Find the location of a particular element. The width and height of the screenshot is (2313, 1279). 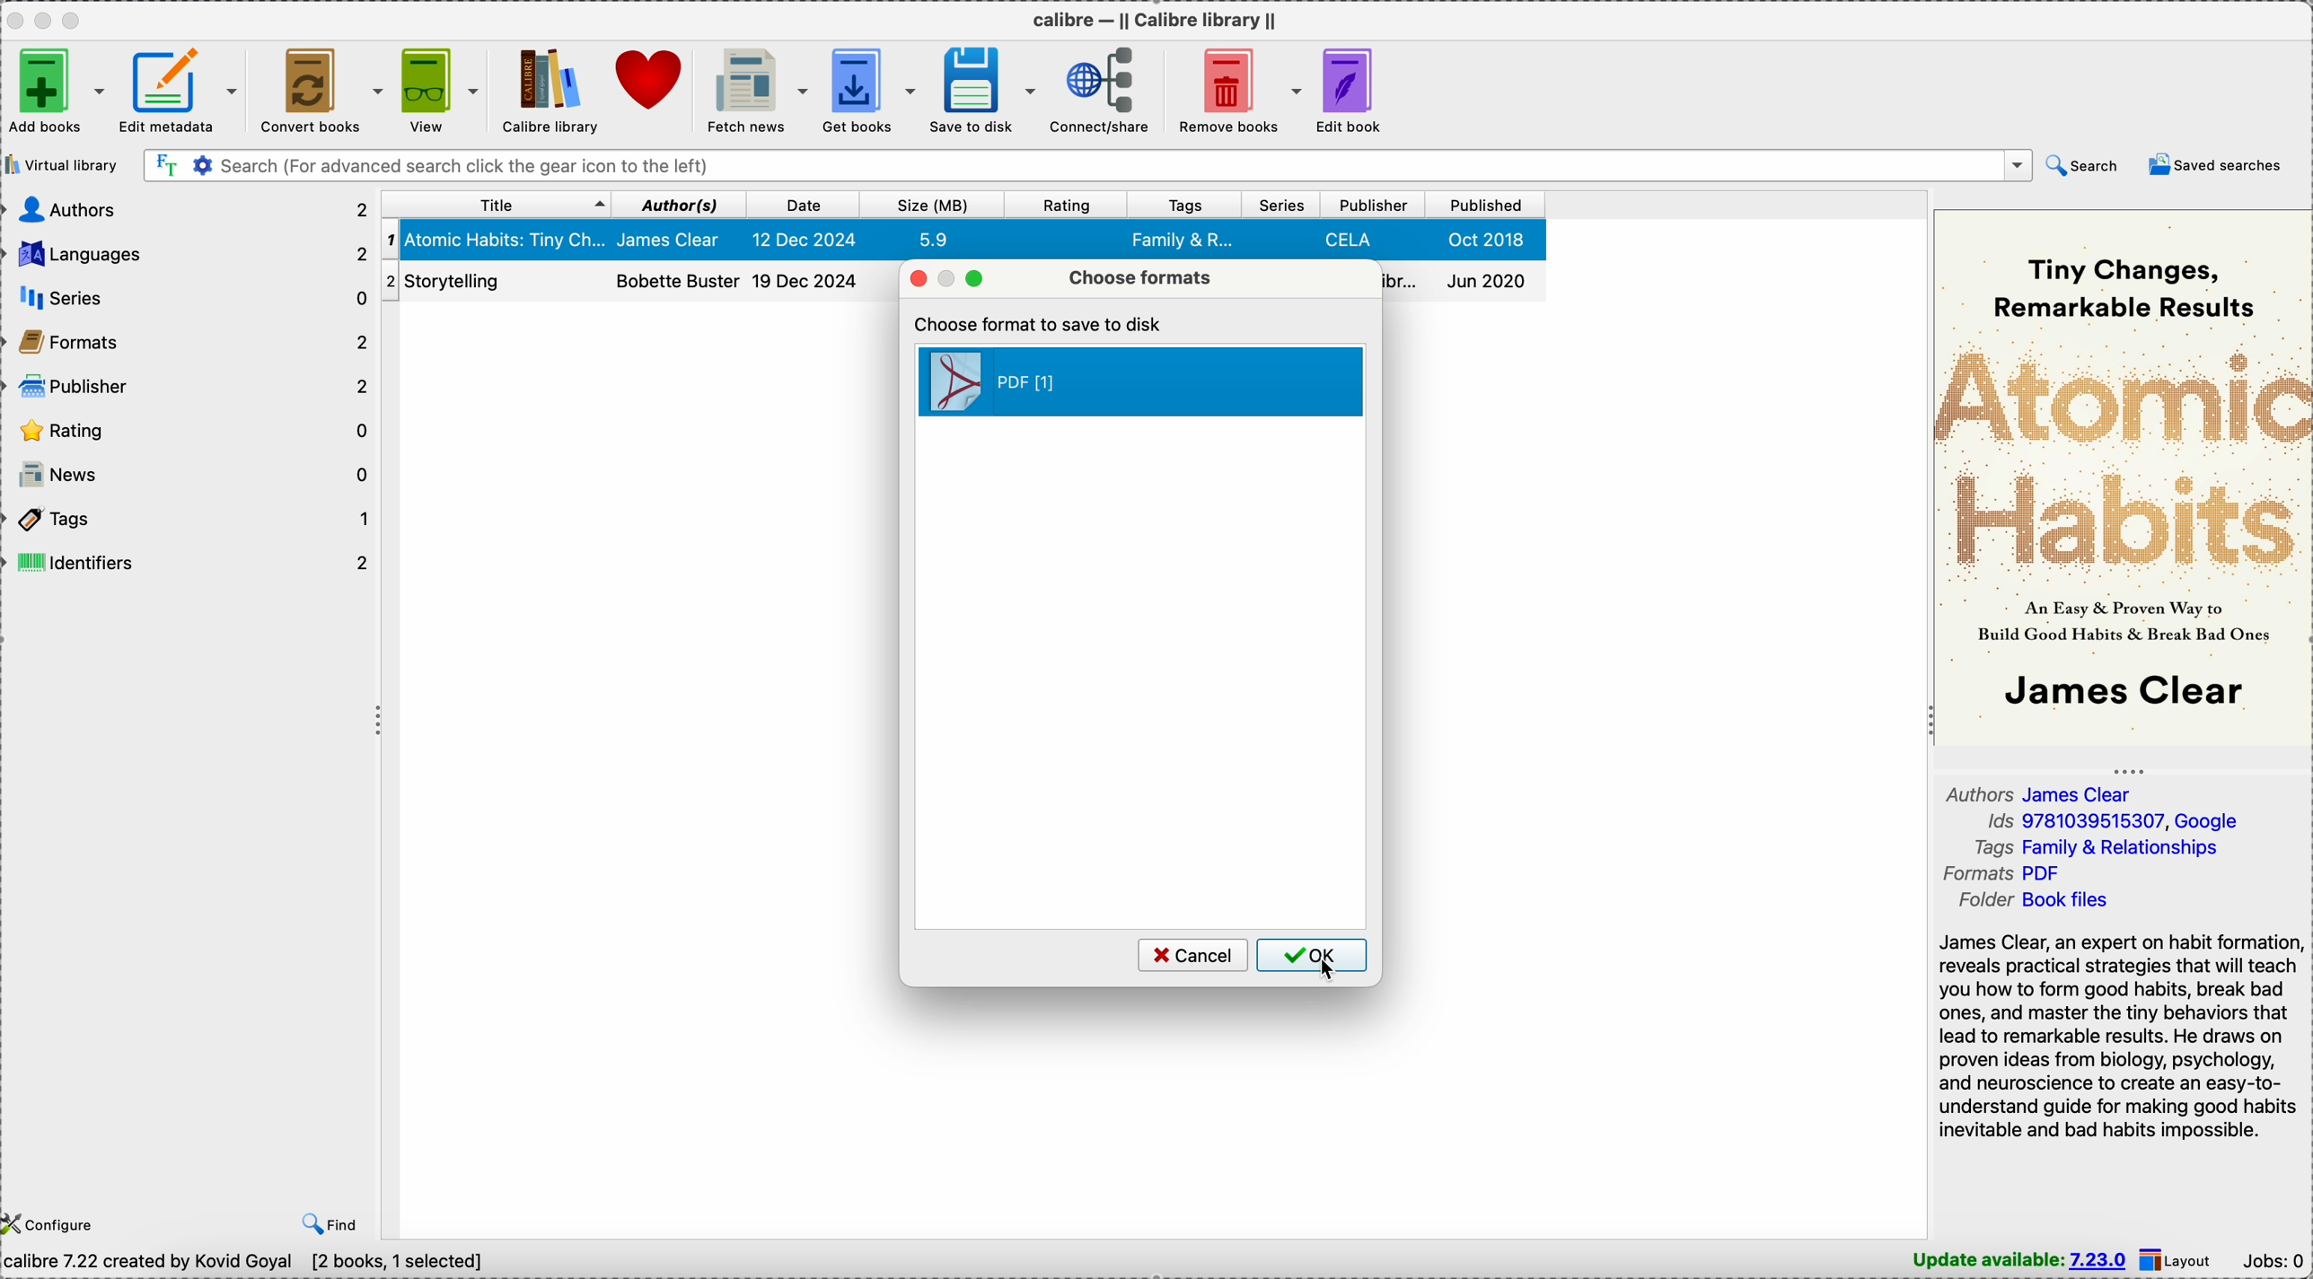

update available: 7.23.0 is located at coordinates (2022, 1261).